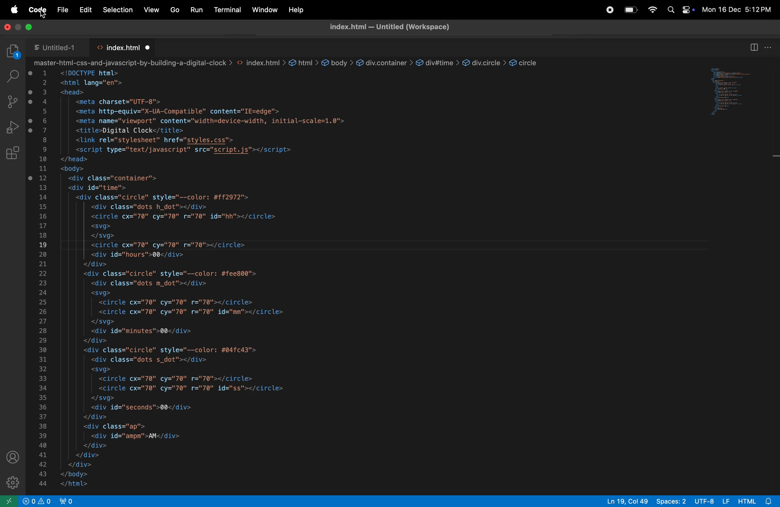  What do you see at coordinates (95, 340) in the screenshot?
I see `</div>` at bounding box center [95, 340].